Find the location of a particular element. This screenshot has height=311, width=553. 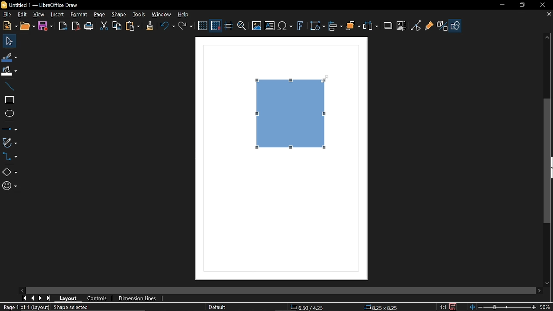

View is located at coordinates (39, 14).